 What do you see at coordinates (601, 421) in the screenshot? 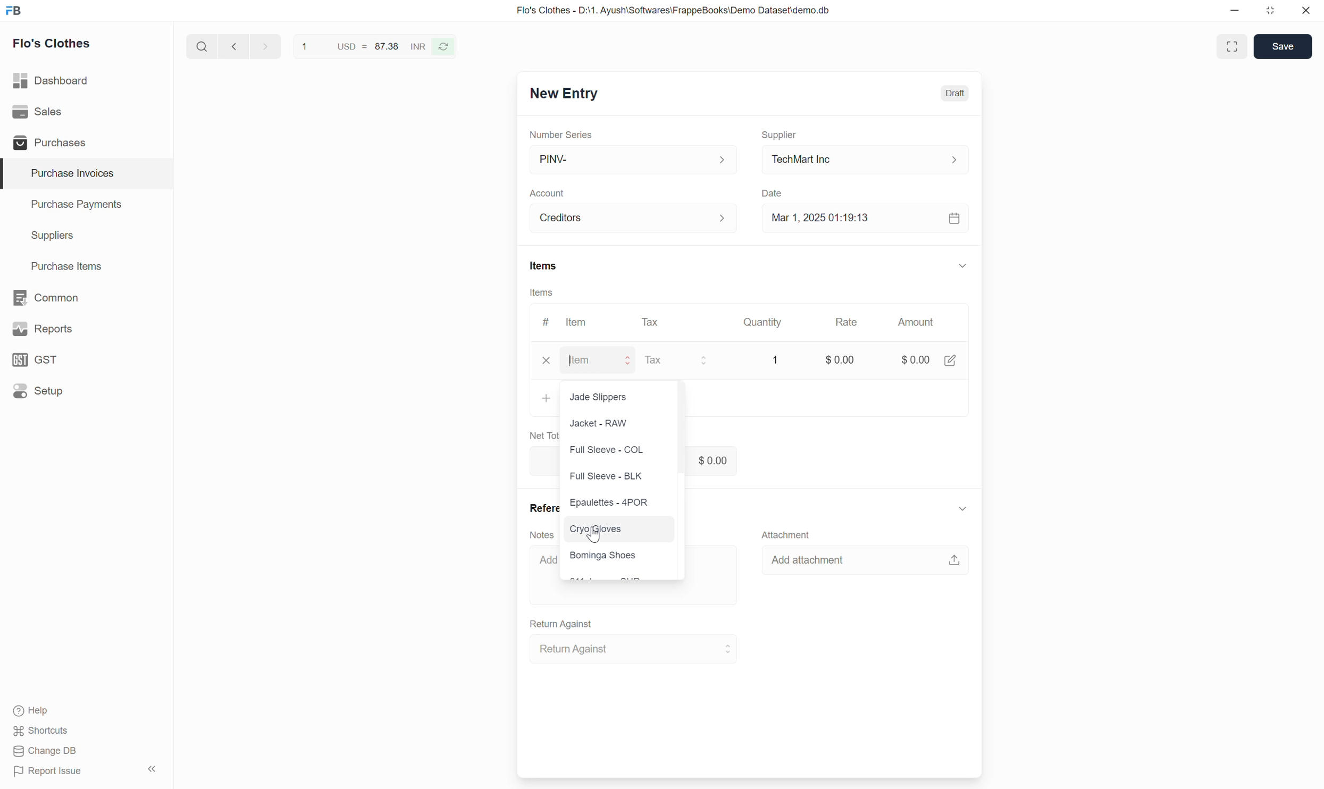
I see `Jacket - RAW` at bounding box center [601, 421].